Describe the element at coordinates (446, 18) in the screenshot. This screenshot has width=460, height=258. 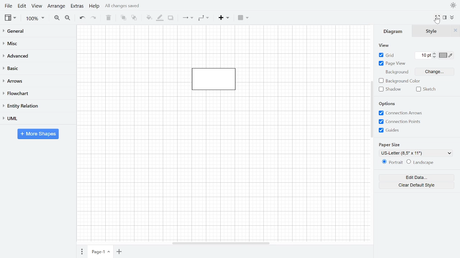
I see `Format` at that location.